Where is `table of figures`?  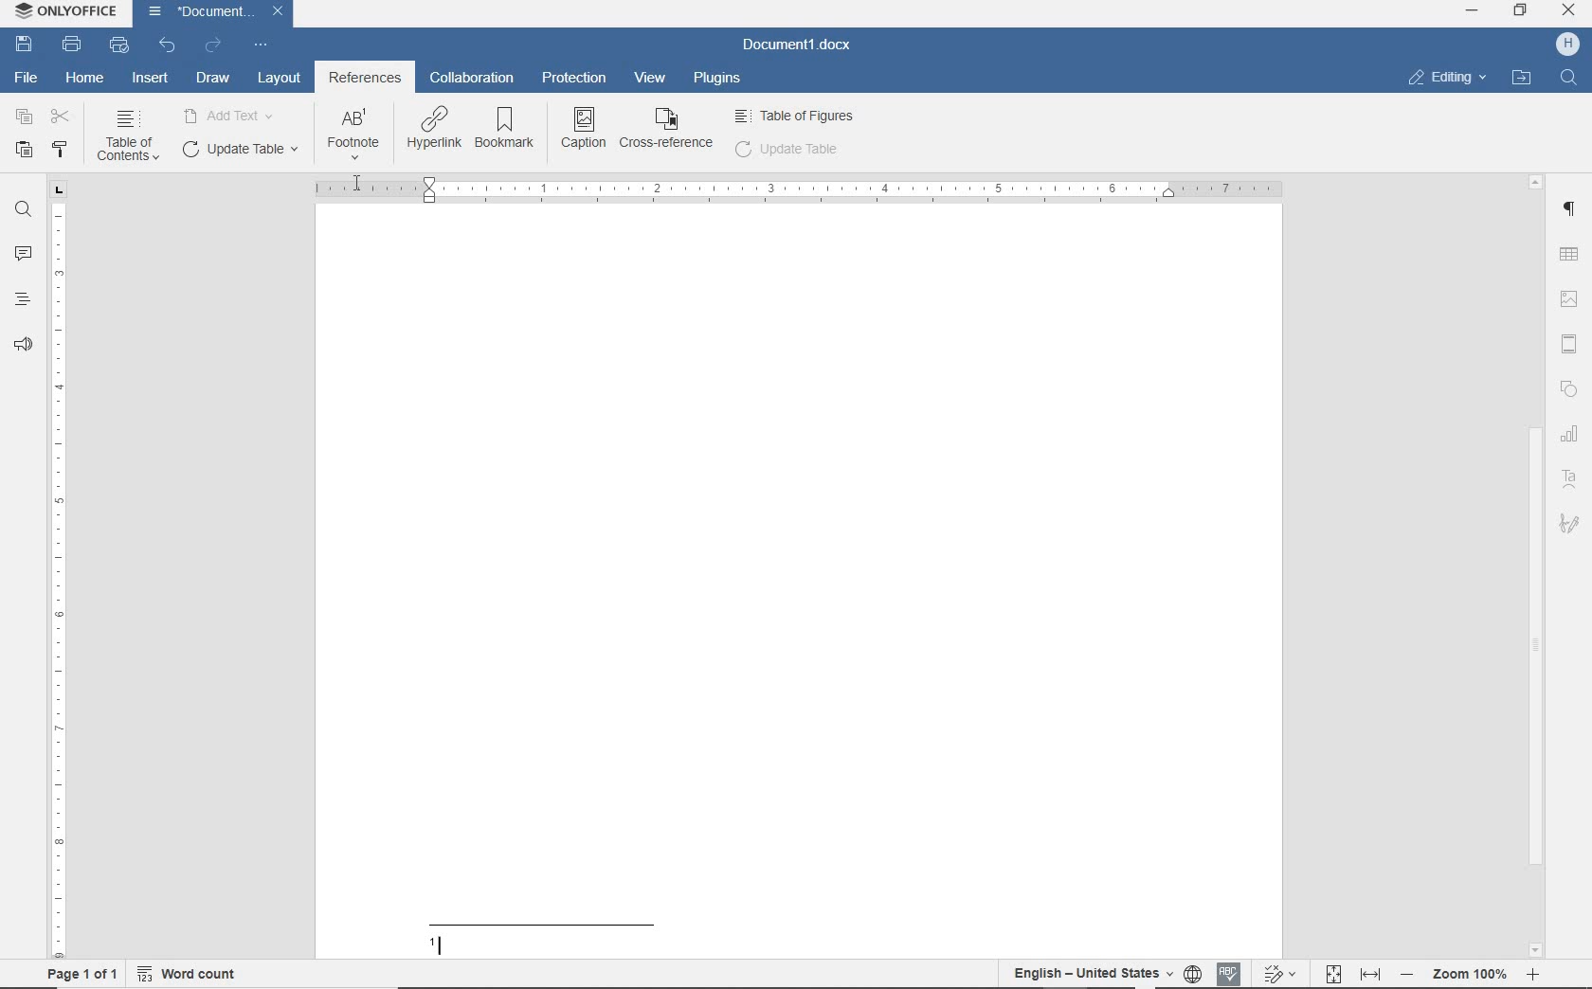
table of figures is located at coordinates (797, 116).